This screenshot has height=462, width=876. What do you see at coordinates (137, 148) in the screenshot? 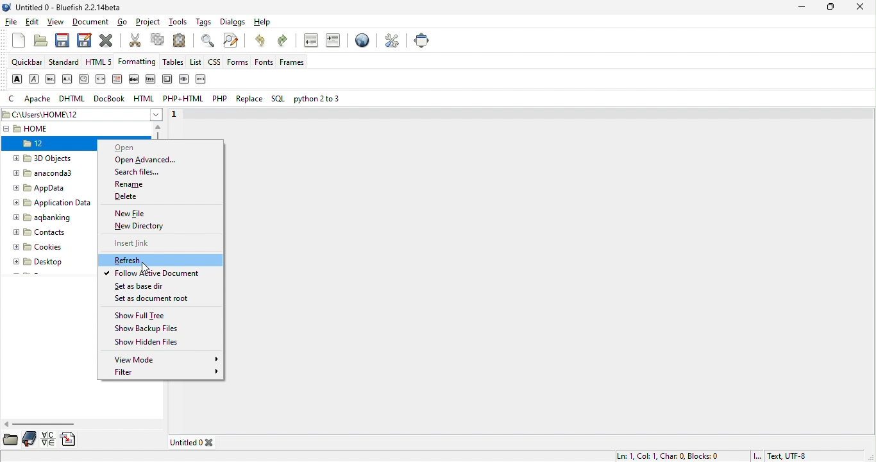
I see `open` at bounding box center [137, 148].